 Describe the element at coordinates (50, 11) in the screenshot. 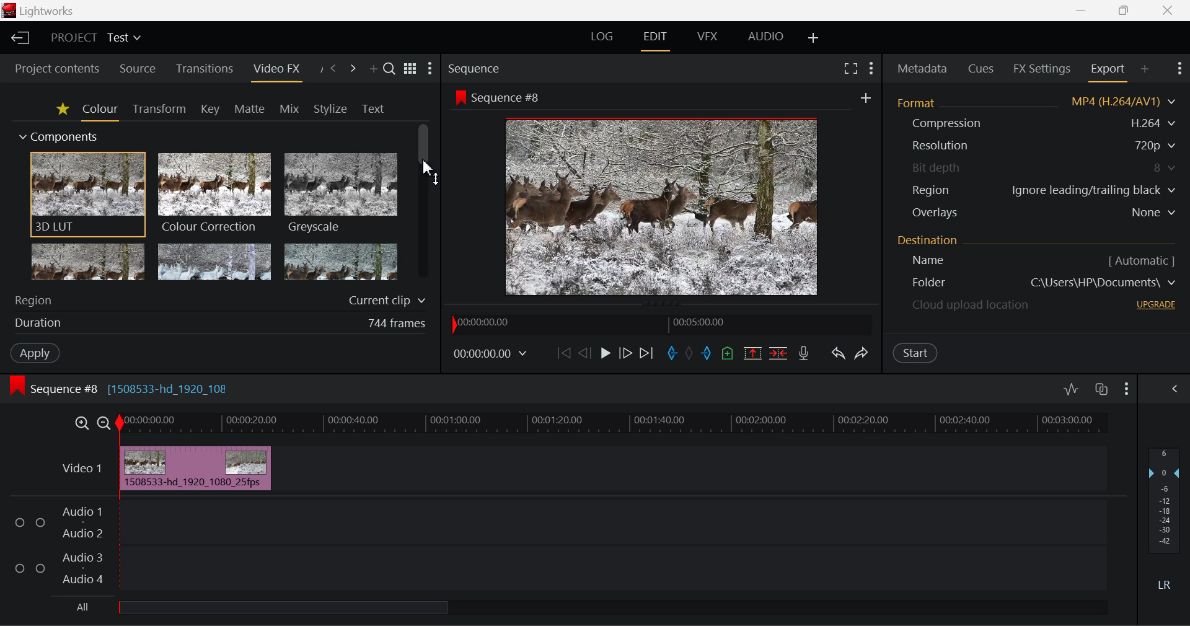

I see `Lightworks` at that location.